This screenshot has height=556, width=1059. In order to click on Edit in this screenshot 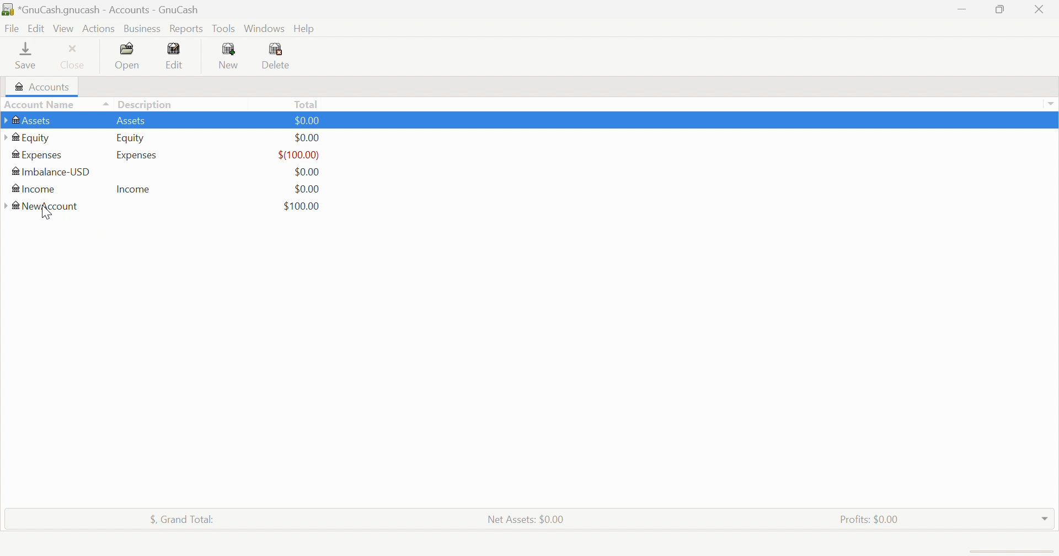, I will do `click(175, 55)`.